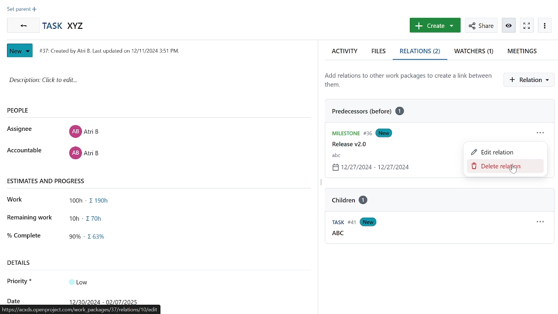 The height and width of the screenshot is (314, 558). I want to click on date, so click(13, 300).